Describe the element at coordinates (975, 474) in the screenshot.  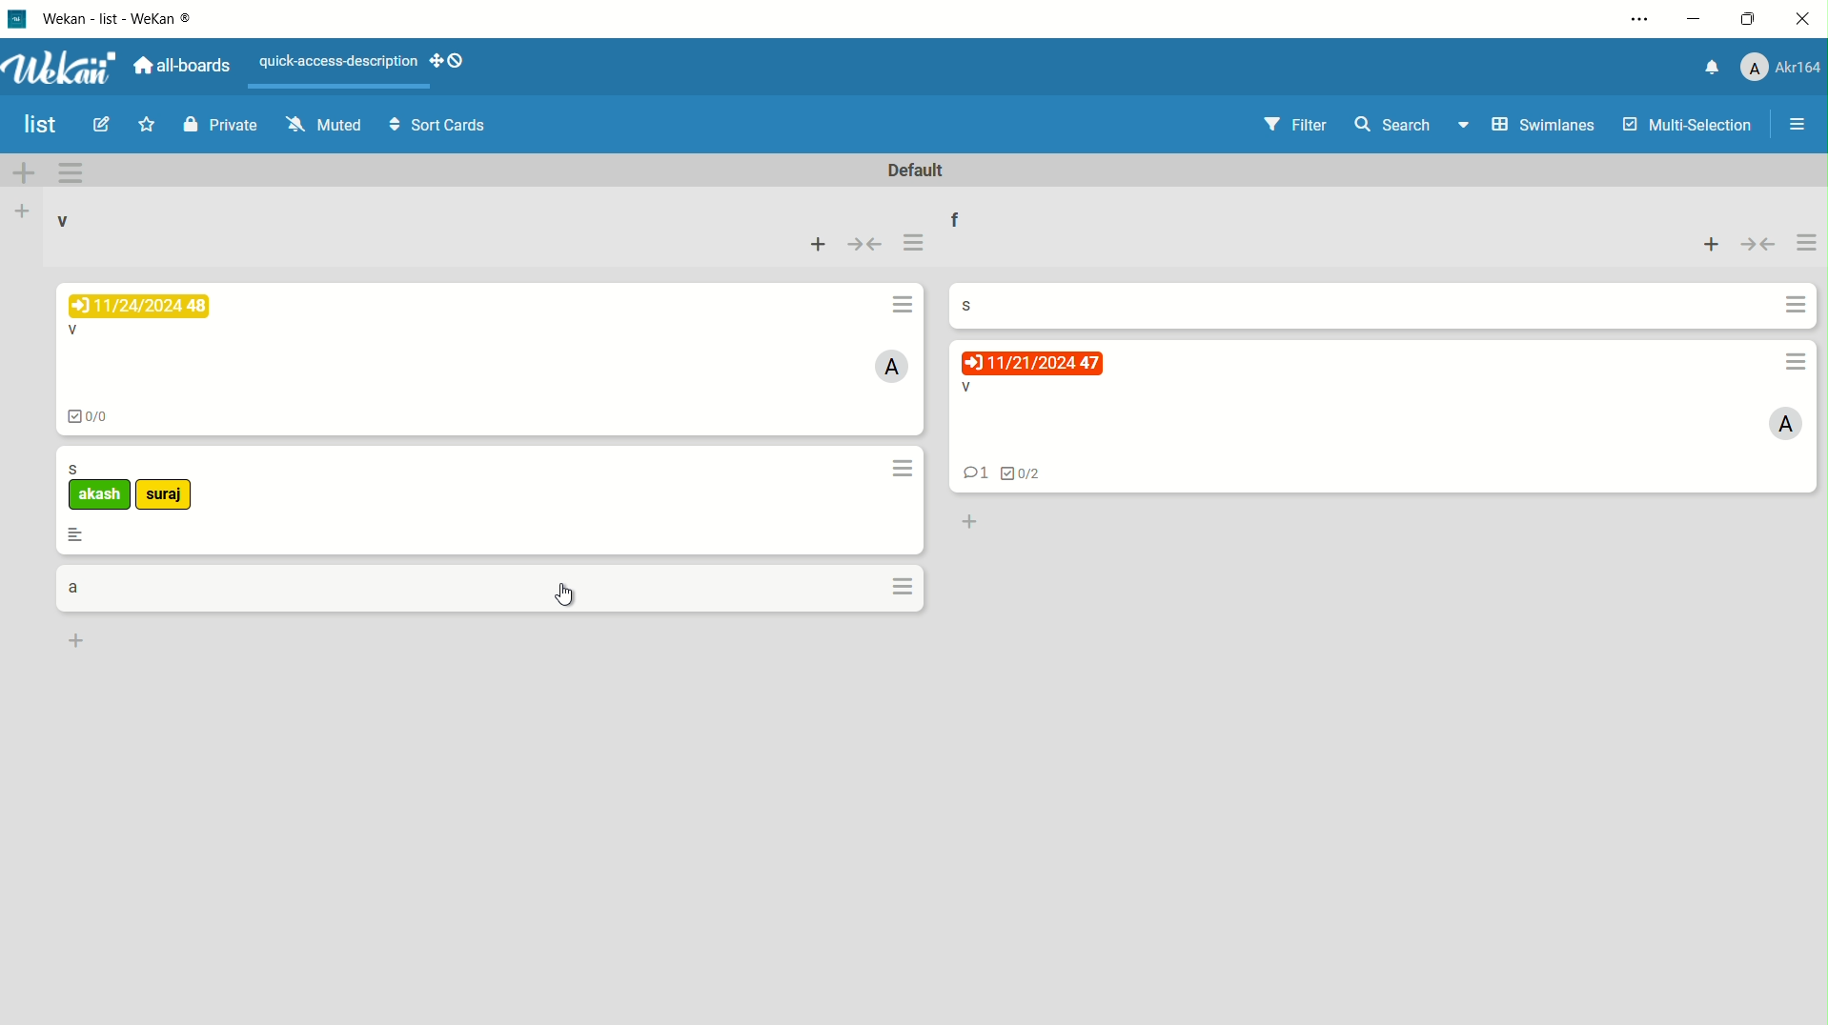
I see `comment` at that location.